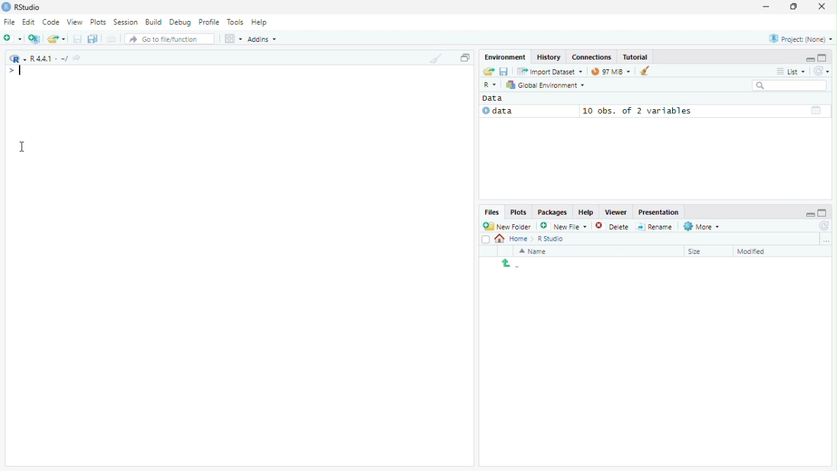  Describe the element at coordinates (496, 98) in the screenshot. I see `Data` at that location.